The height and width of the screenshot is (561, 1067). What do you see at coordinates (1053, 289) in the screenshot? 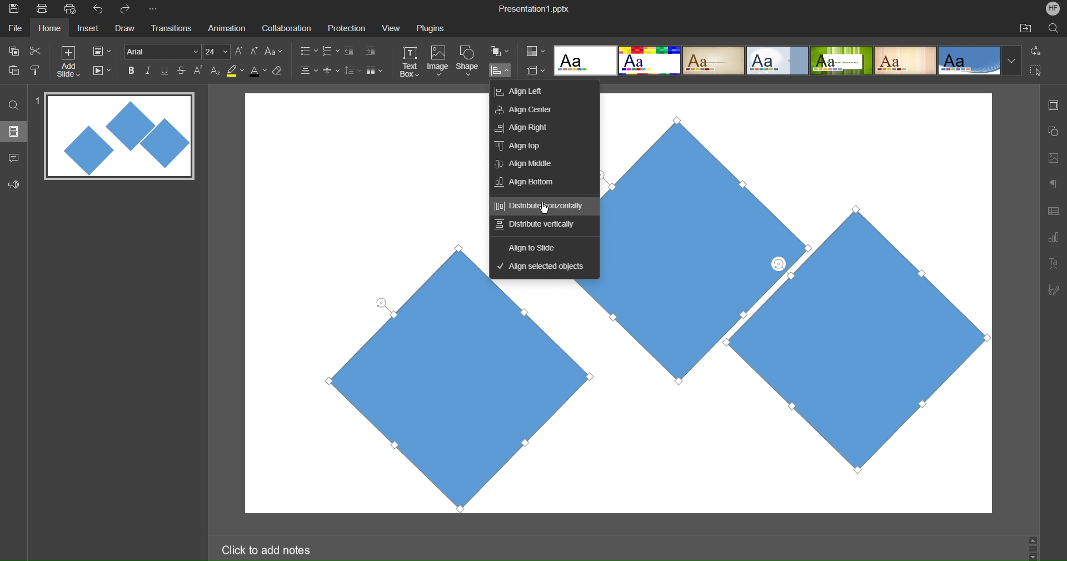
I see `Signature` at bounding box center [1053, 289].